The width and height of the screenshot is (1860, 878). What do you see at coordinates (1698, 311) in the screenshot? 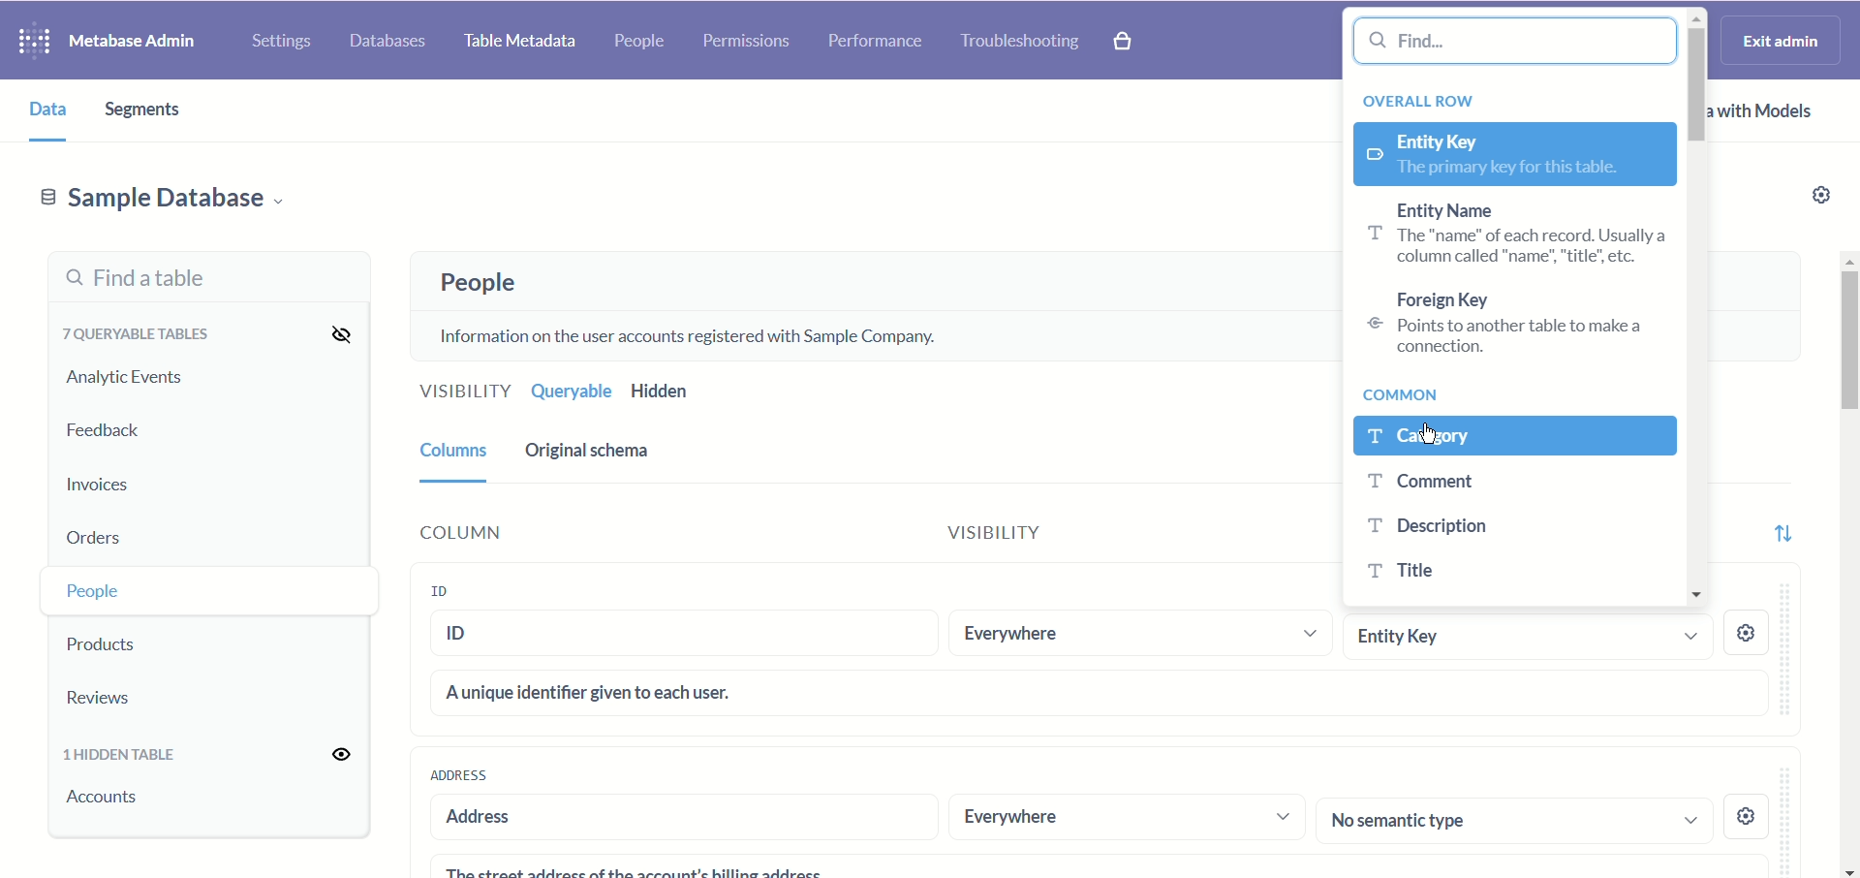
I see `vertical scroll bar` at bounding box center [1698, 311].